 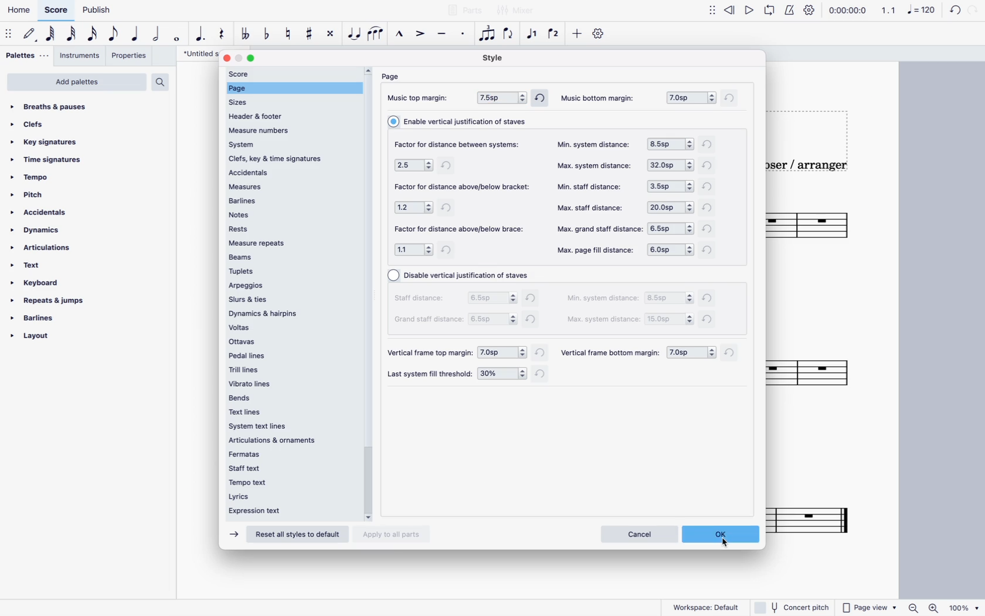 What do you see at coordinates (56, 11) in the screenshot?
I see `score` at bounding box center [56, 11].